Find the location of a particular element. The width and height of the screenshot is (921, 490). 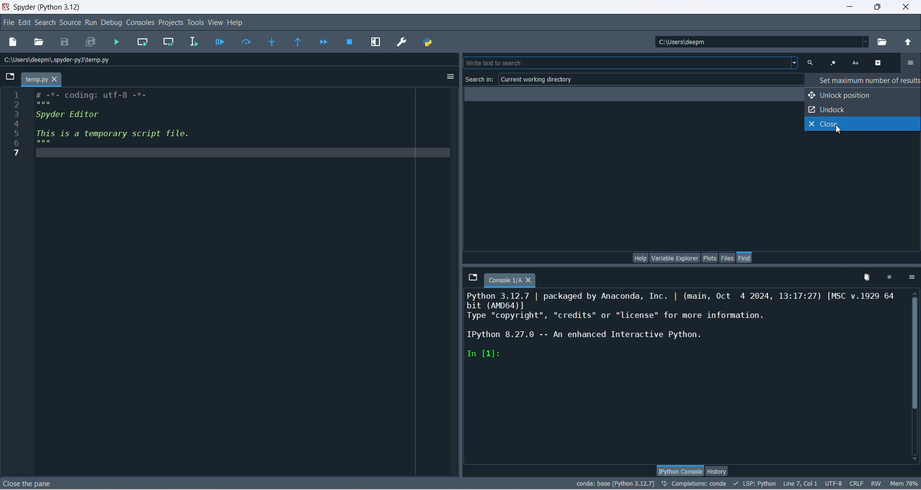

search in is located at coordinates (480, 79).